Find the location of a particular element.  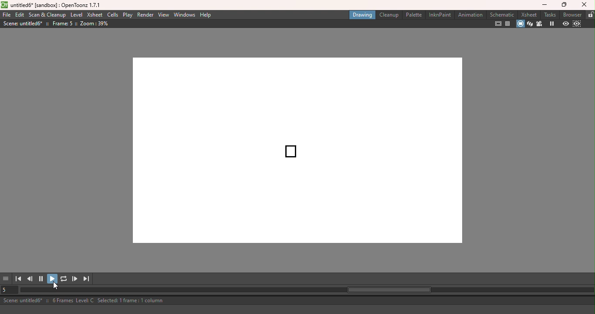

Preview is located at coordinates (566, 24).